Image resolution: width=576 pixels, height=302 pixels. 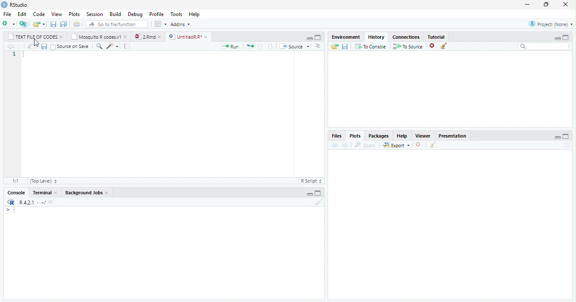 I want to click on save current document, so click(x=53, y=24).